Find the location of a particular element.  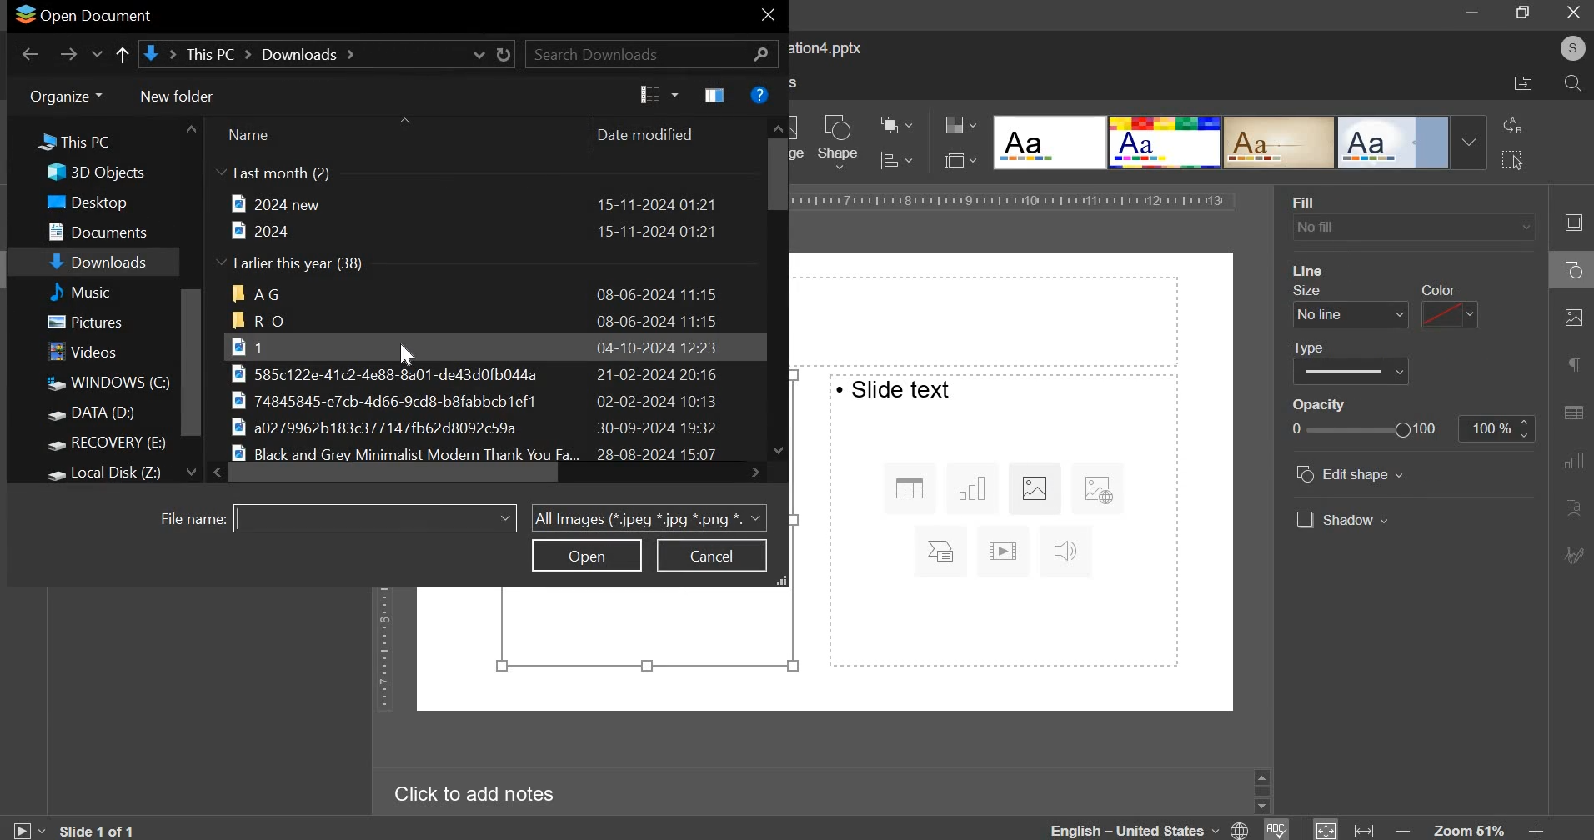

change color theme is located at coordinates (954, 126).